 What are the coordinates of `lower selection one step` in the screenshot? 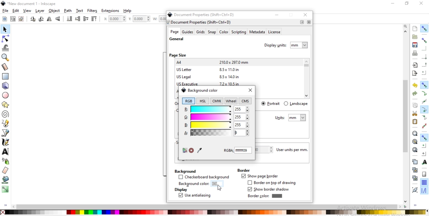 It's located at (77, 19).